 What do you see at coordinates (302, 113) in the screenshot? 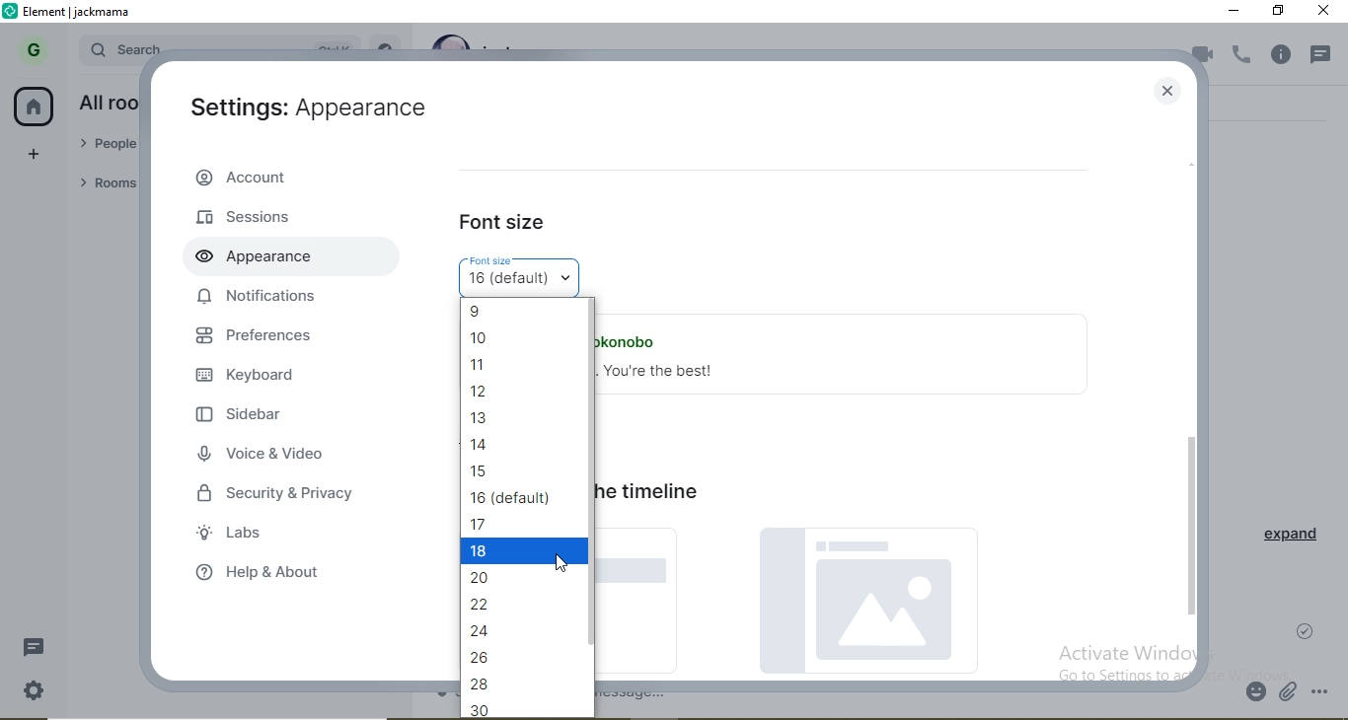
I see `aettings appearance` at bounding box center [302, 113].